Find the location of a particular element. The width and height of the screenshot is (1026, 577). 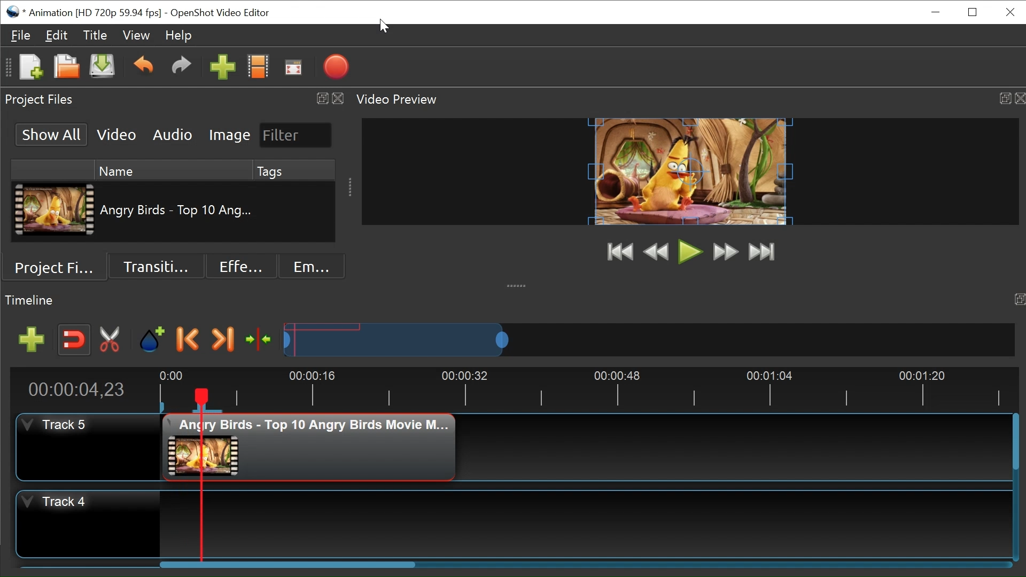

Add Track is located at coordinates (31, 339).